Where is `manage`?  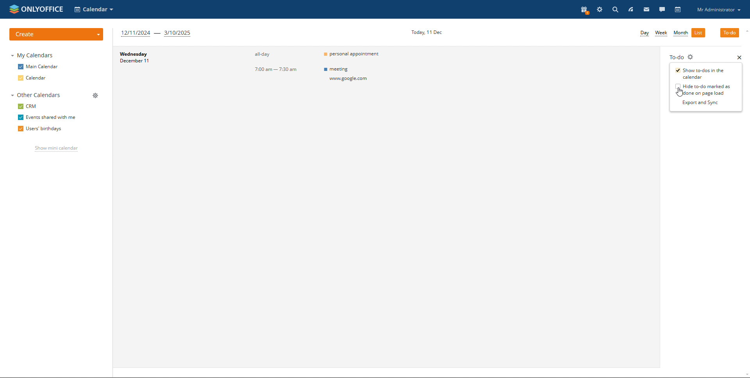 manage is located at coordinates (95, 95).